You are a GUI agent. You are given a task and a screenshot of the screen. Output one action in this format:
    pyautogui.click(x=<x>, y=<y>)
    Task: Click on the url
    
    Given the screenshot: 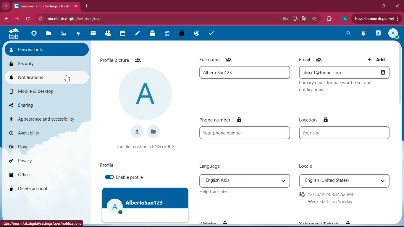 What is the action you would take?
    pyautogui.click(x=43, y=223)
    